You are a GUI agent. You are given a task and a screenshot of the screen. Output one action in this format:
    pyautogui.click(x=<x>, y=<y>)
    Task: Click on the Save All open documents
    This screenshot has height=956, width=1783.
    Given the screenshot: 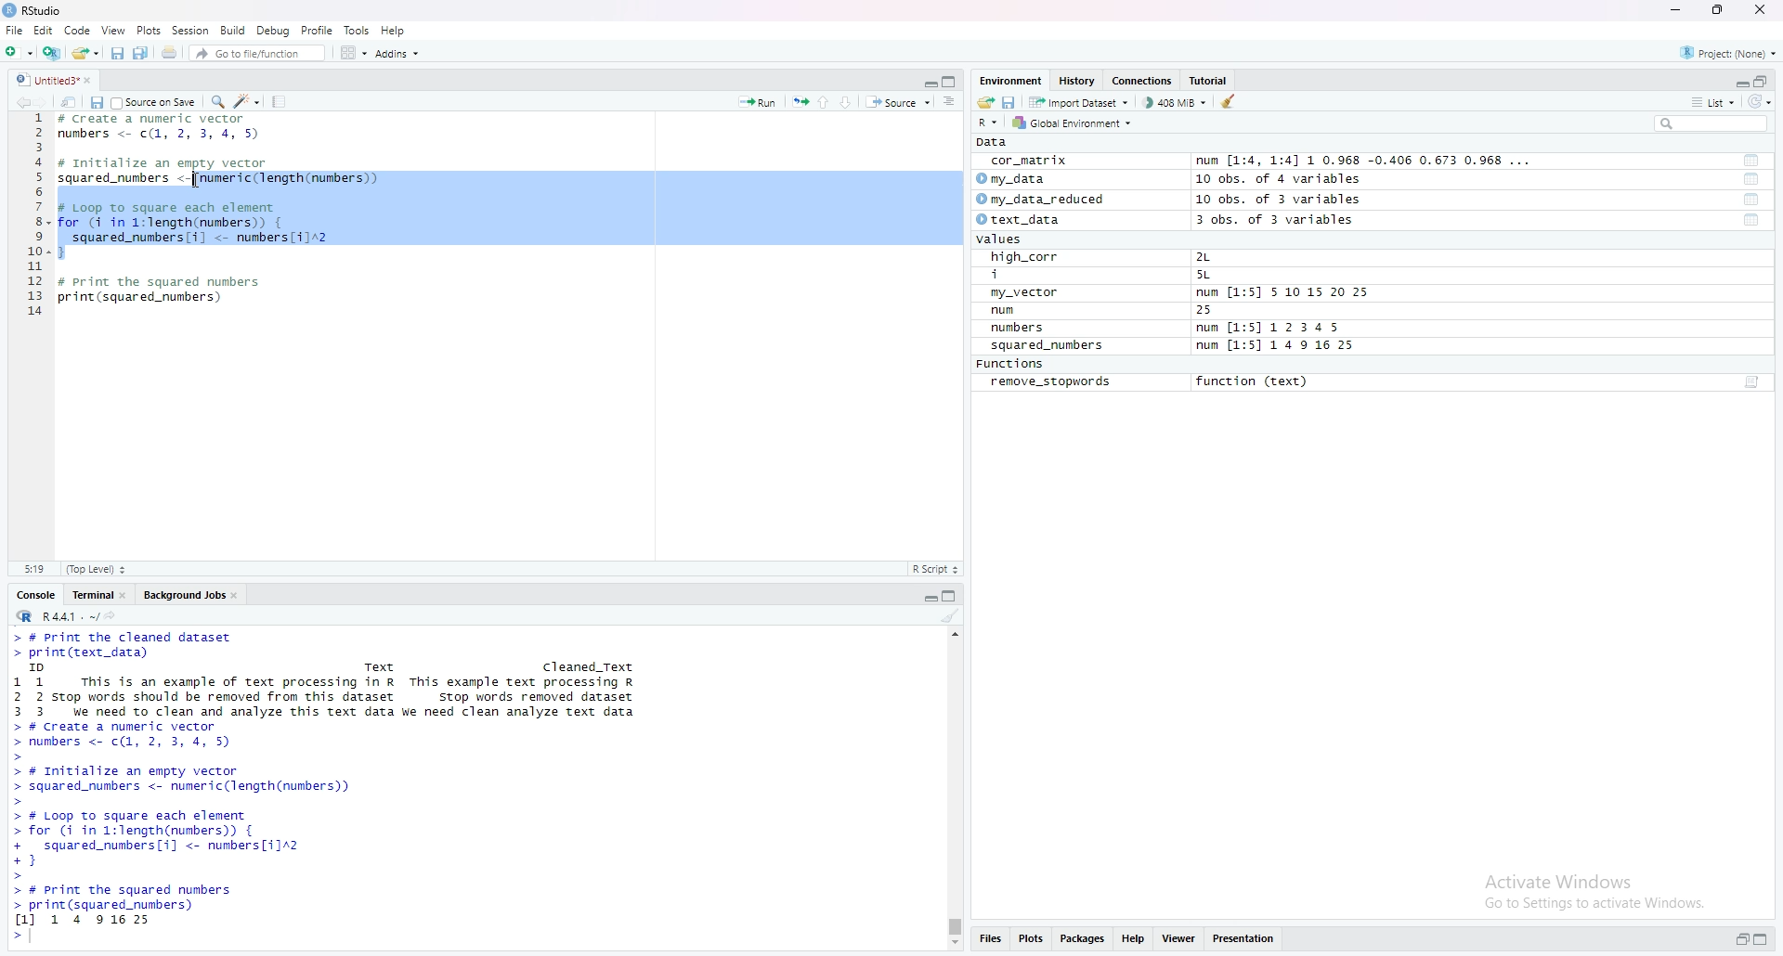 What is the action you would take?
    pyautogui.click(x=141, y=51)
    